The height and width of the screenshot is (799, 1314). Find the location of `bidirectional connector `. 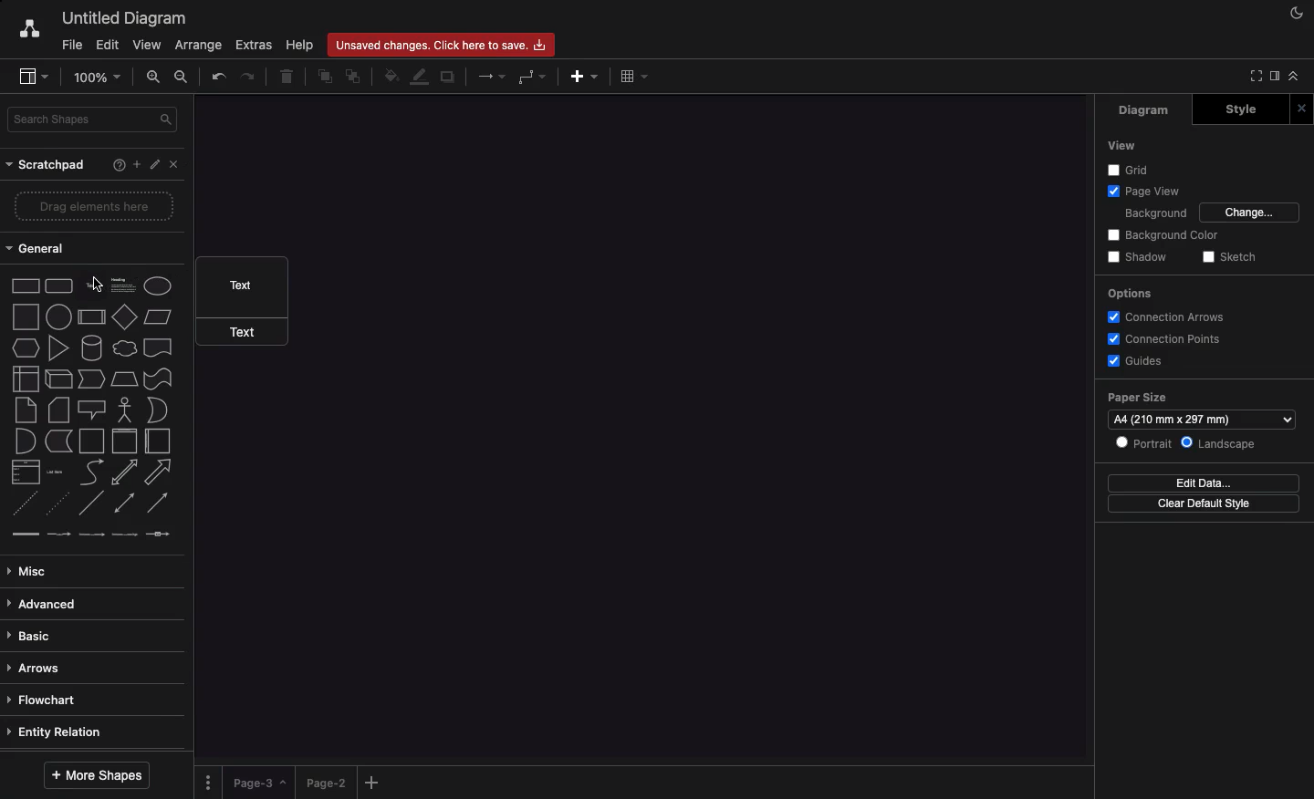

bidirectional connector  is located at coordinates (123, 503).